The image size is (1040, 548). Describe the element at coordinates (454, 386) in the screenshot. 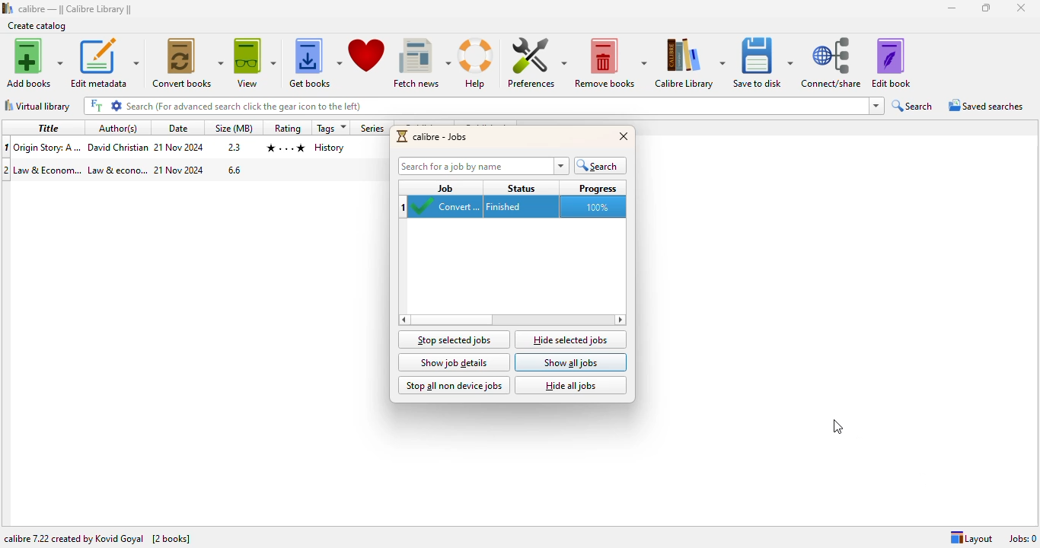

I see `stop all non device jobs` at that location.